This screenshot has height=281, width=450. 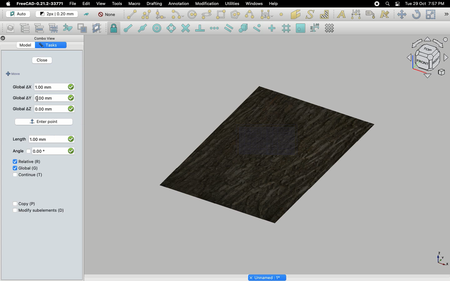 I want to click on Snap working plane, so click(x=301, y=29).